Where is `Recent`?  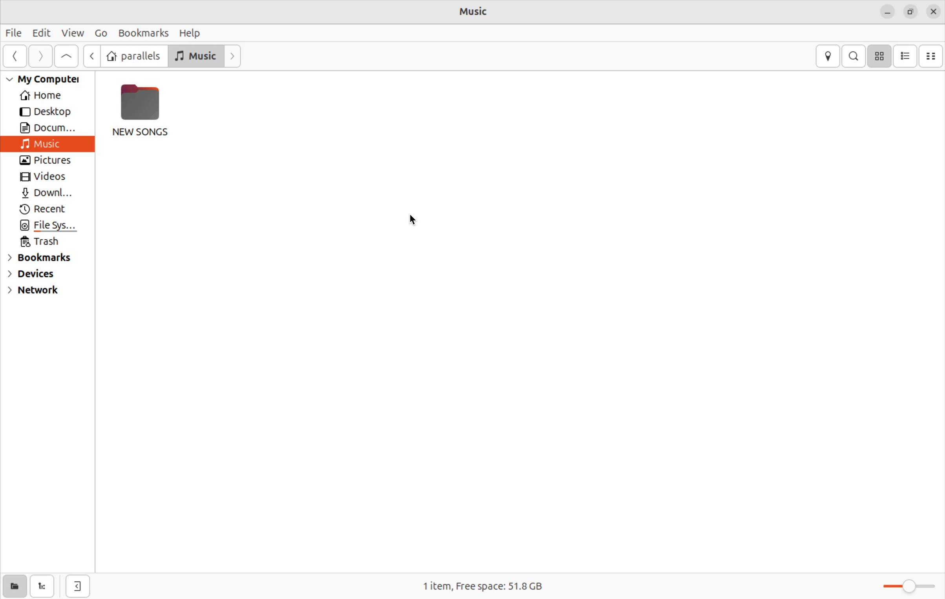 Recent is located at coordinates (48, 209).